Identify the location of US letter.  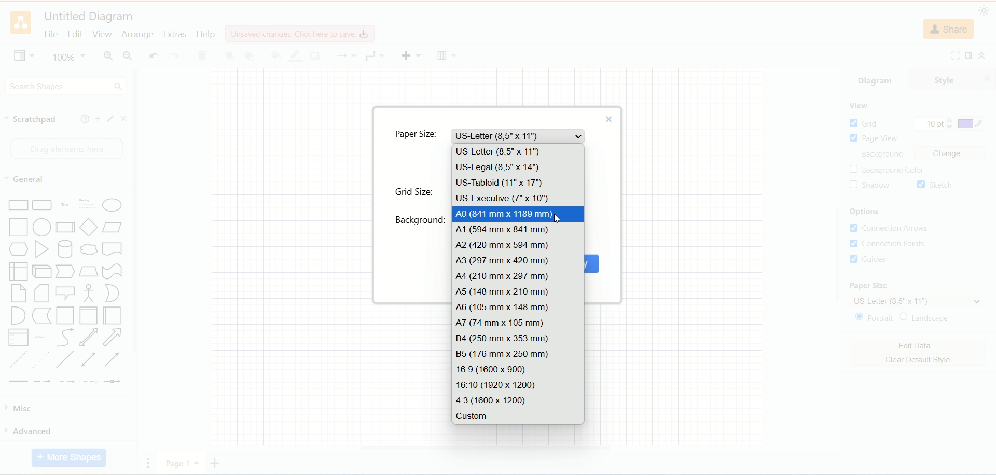
(918, 301).